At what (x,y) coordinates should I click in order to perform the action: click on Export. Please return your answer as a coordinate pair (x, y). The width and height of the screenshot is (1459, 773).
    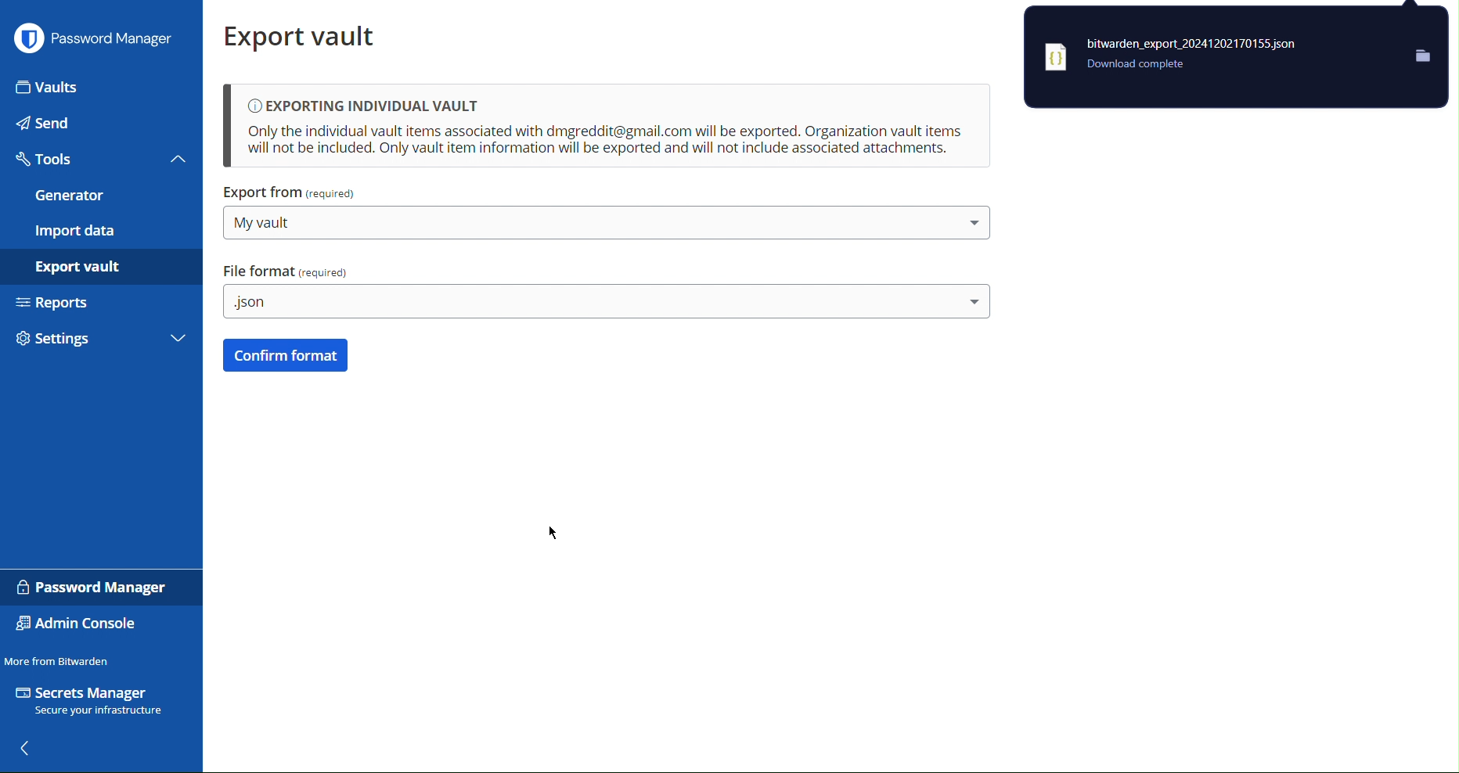
    Looking at the image, I should click on (82, 265).